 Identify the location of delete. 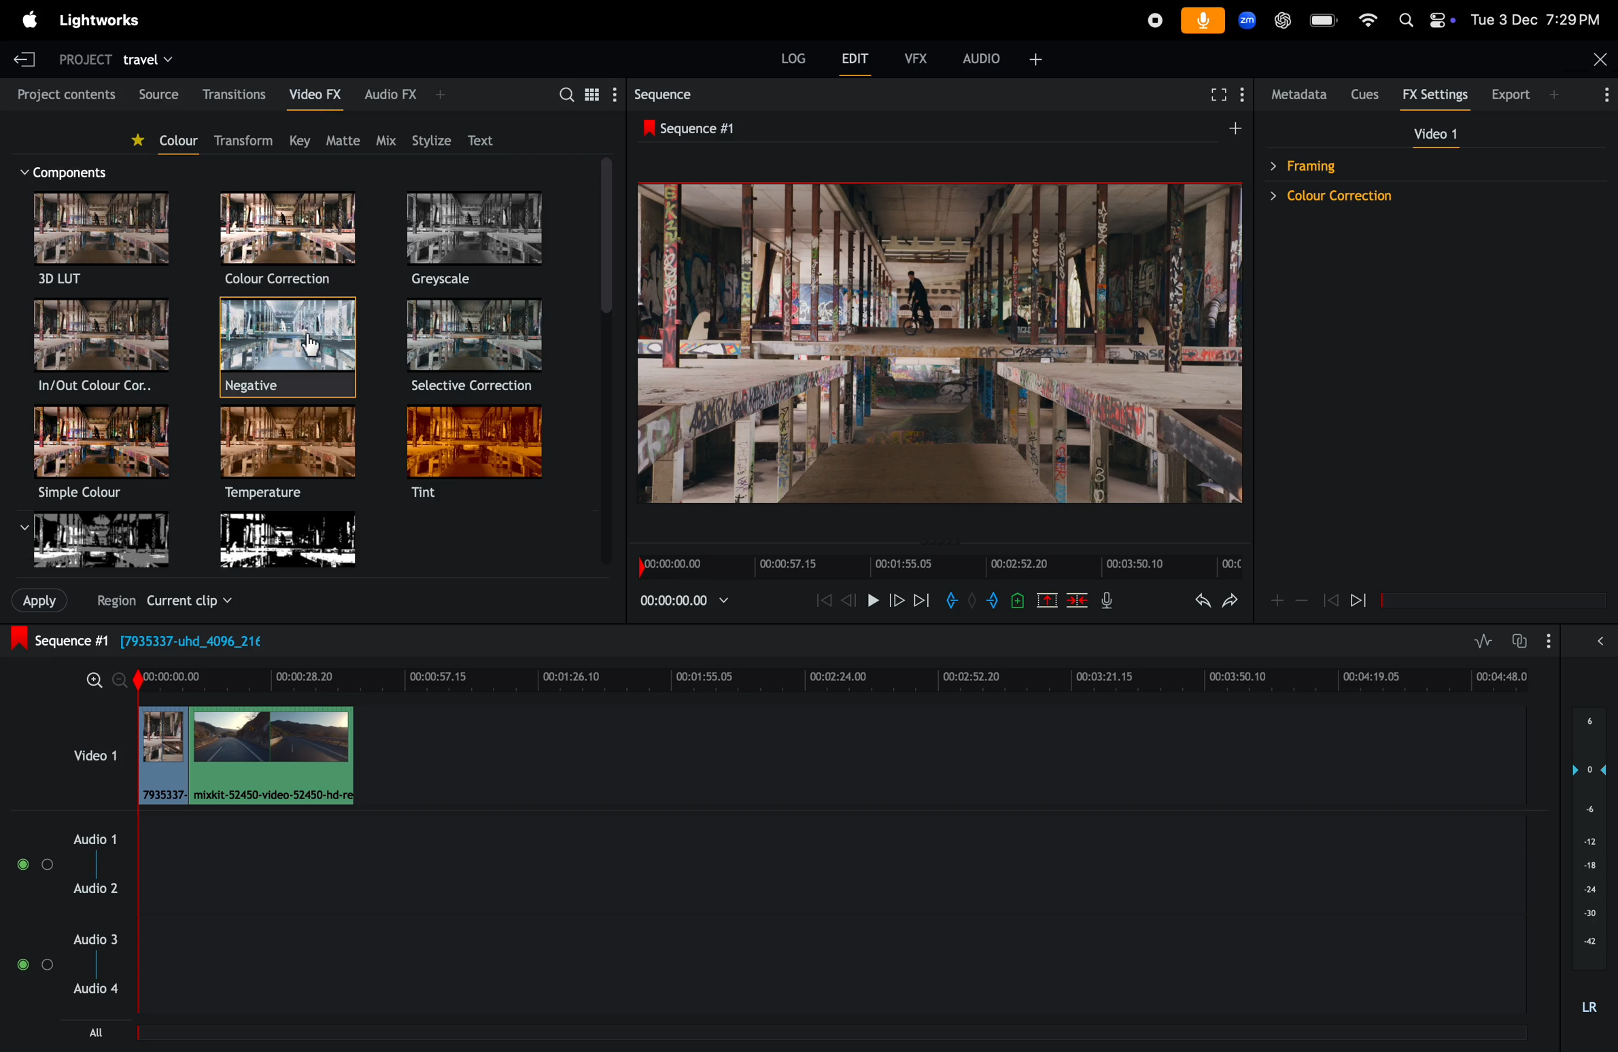
(1074, 600).